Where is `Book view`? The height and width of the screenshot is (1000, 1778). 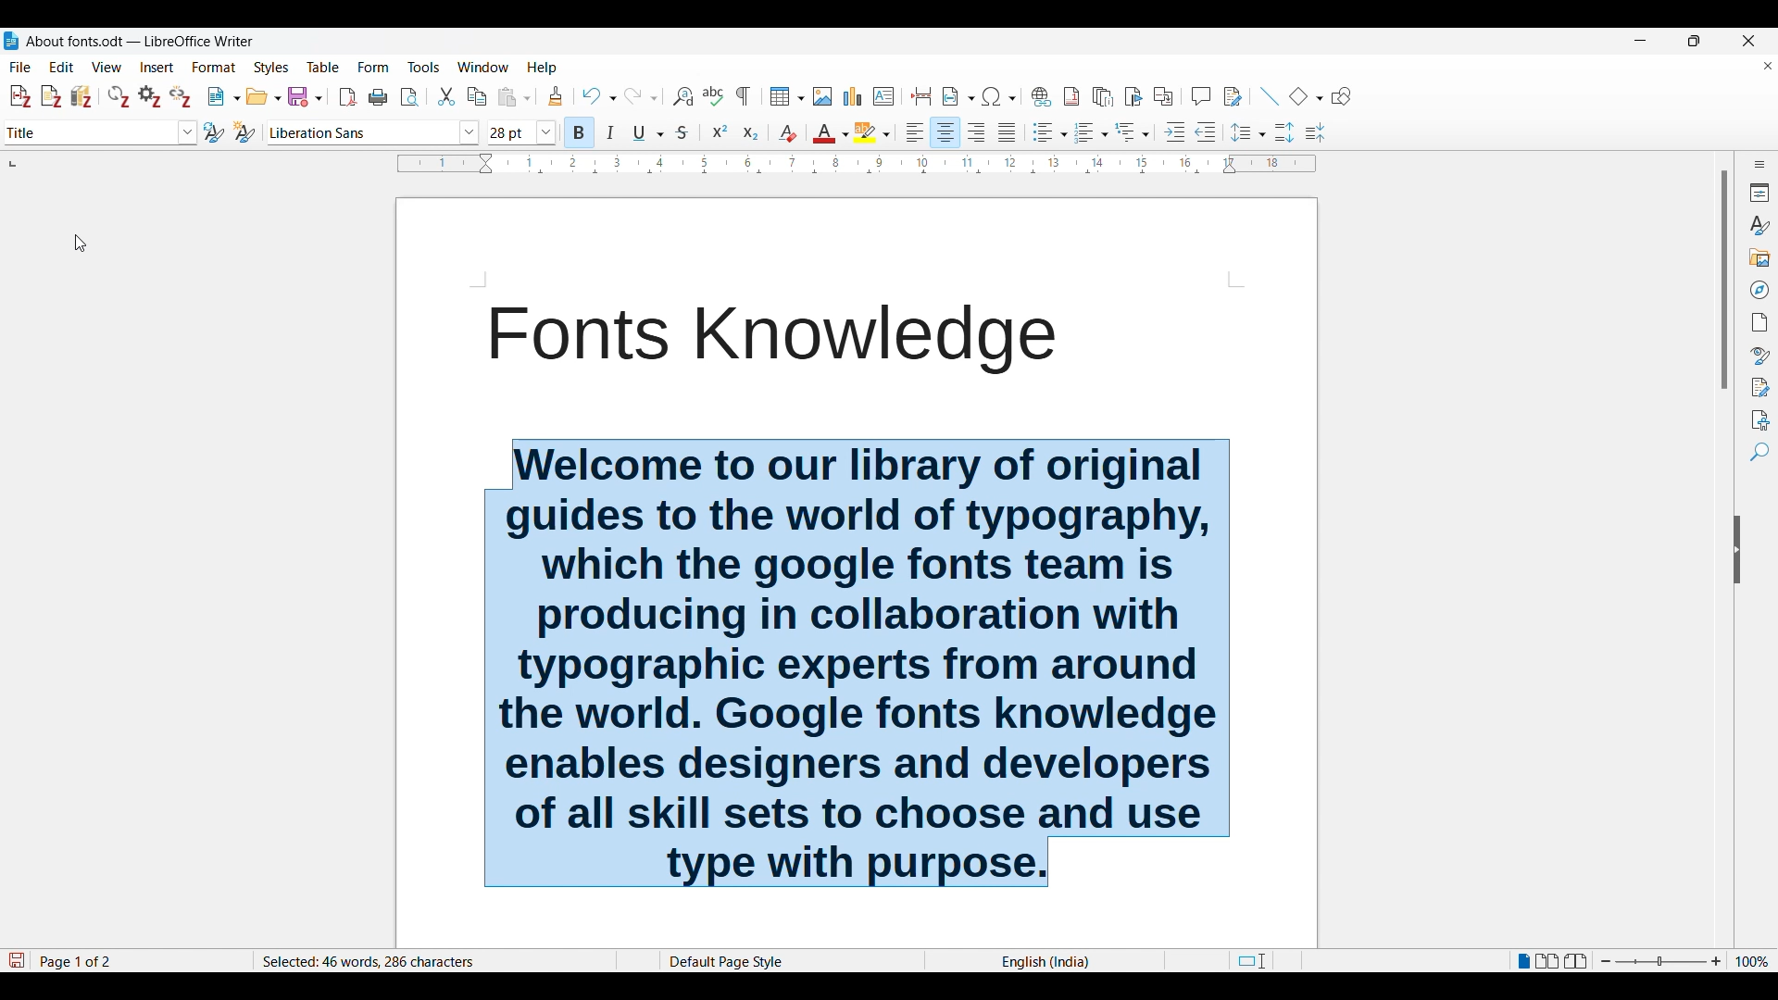
Book view is located at coordinates (1576, 961).